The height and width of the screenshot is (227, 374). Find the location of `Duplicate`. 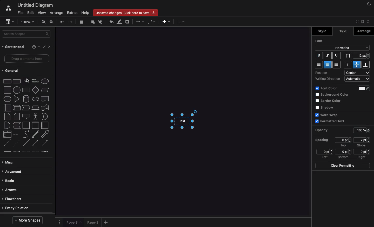

Duplicate is located at coordinates (128, 22).